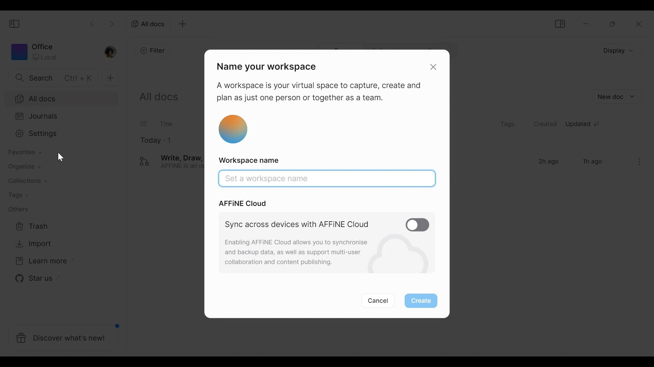 The image size is (654, 367). Describe the element at coordinates (322, 93) in the screenshot. I see `A workspace is your virtual space to capture, create and
plan as just one person or together as a team.` at that location.